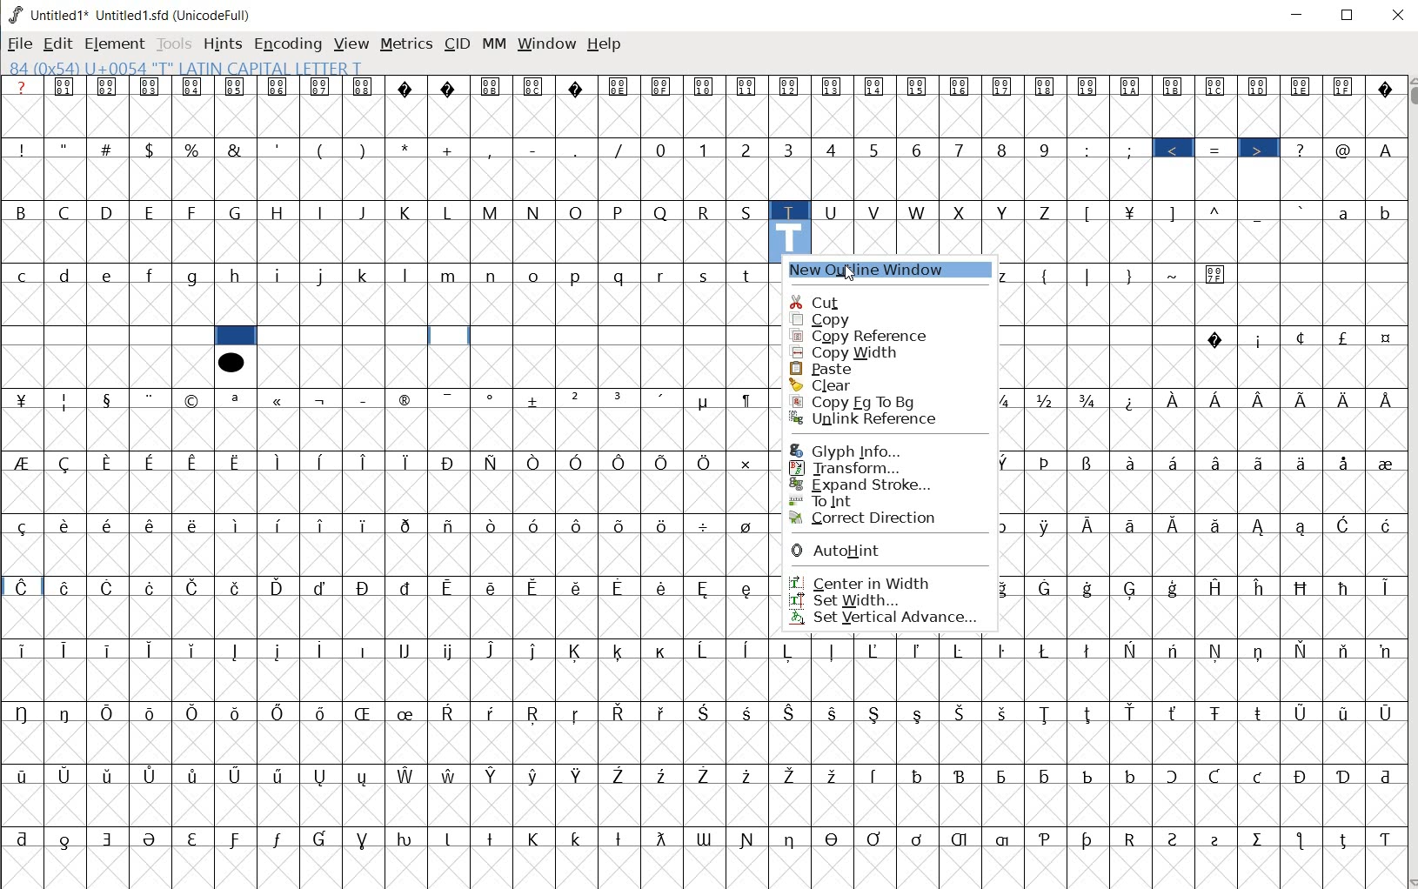 The height and width of the screenshot is (889, 1418). What do you see at coordinates (236, 336) in the screenshot?
I see `filled cell` at bounding box center [236, 336].